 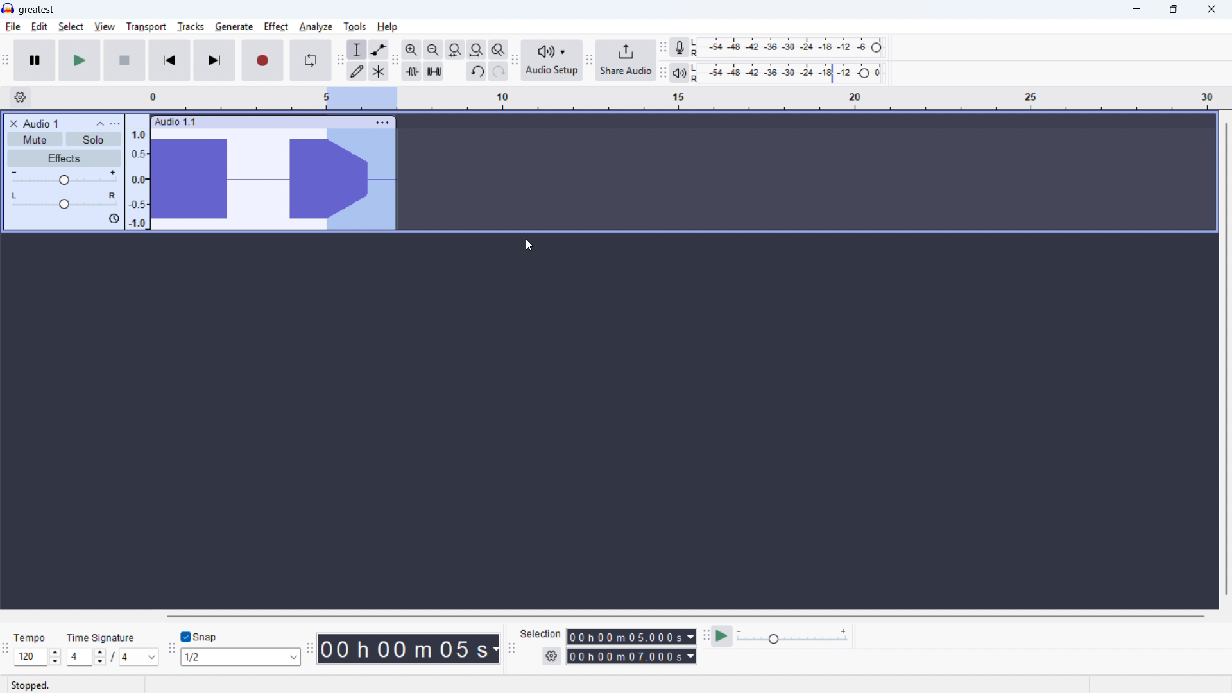 I want to click on effect, so click(x=276, y=27).